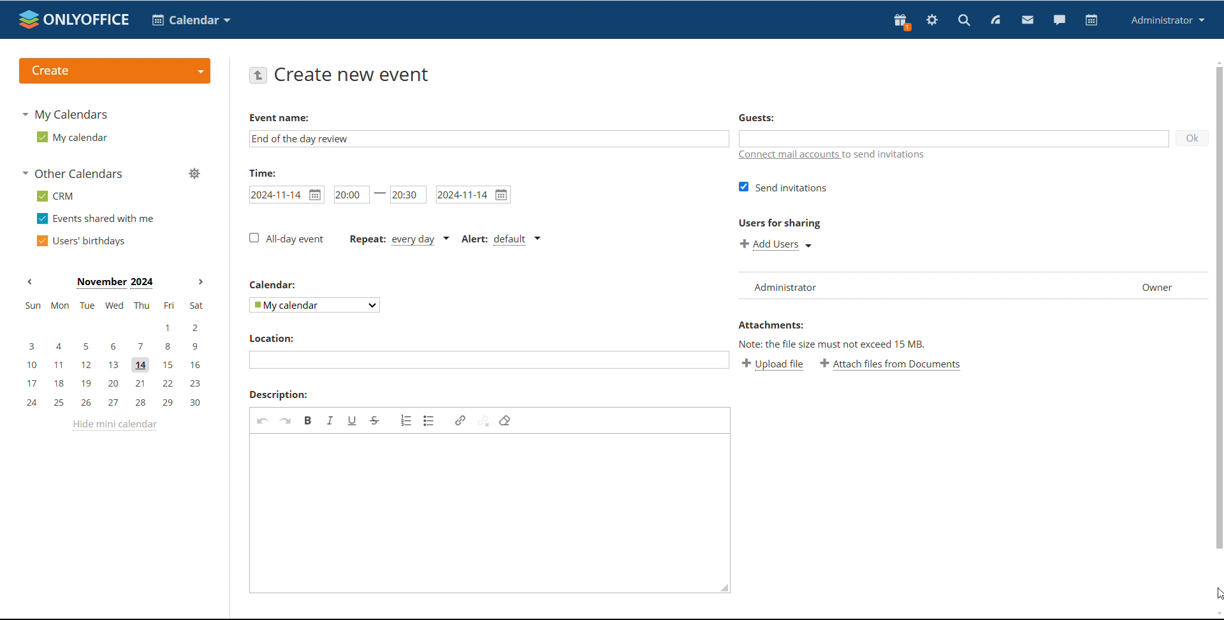 The image size is (1224, 620). What do you see at coordinates (409, 194) in the screenshot?
I see `end time set` at bounding box center [409, 194].